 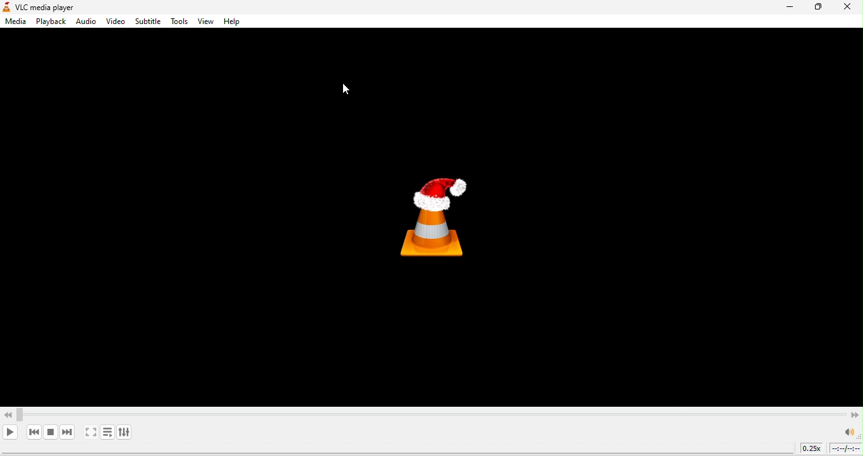 What do you see at coordinates (822, 431) in the screenshot?
I see `volume` at bounding box center [822, 431].